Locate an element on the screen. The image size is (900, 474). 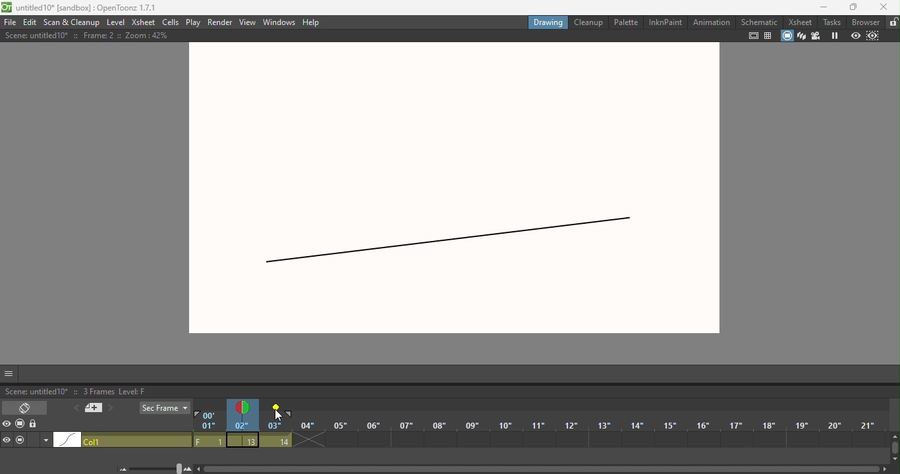
maximize is located at coordinates (854, 7).